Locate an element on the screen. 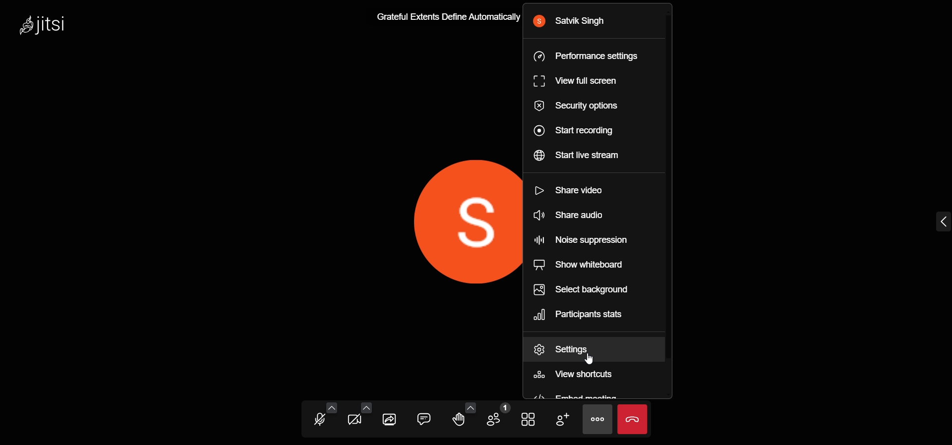  select background is located at coordinates (584, 290).